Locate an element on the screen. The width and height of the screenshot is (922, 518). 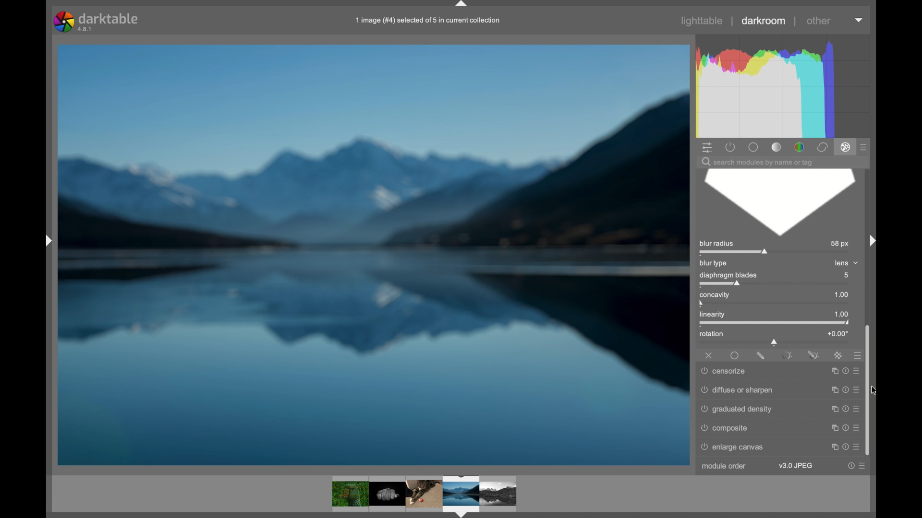
dropdown menu is located at coordinates (860, 21).